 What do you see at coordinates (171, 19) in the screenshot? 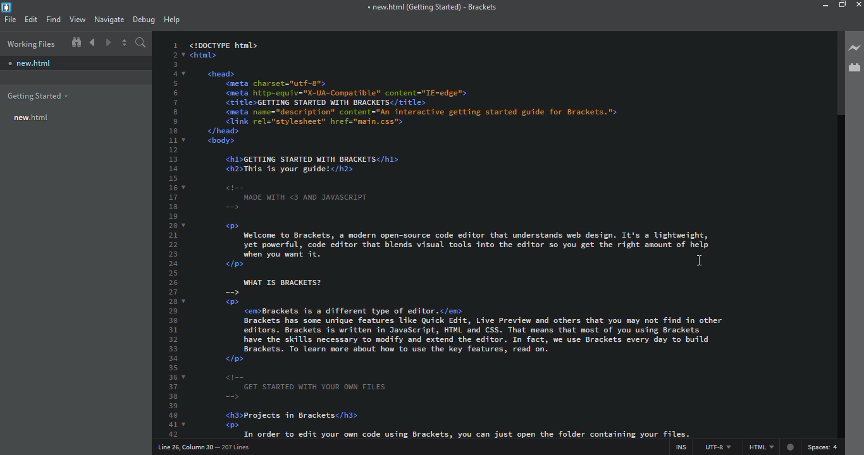
I see `help` at bounding box center [171, 19].